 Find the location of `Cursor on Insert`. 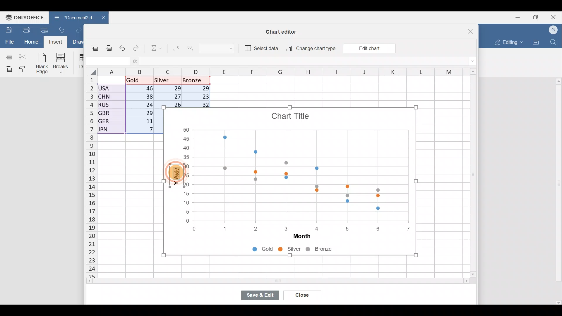

Cursor on Insert is located at coordinates (56, 42).